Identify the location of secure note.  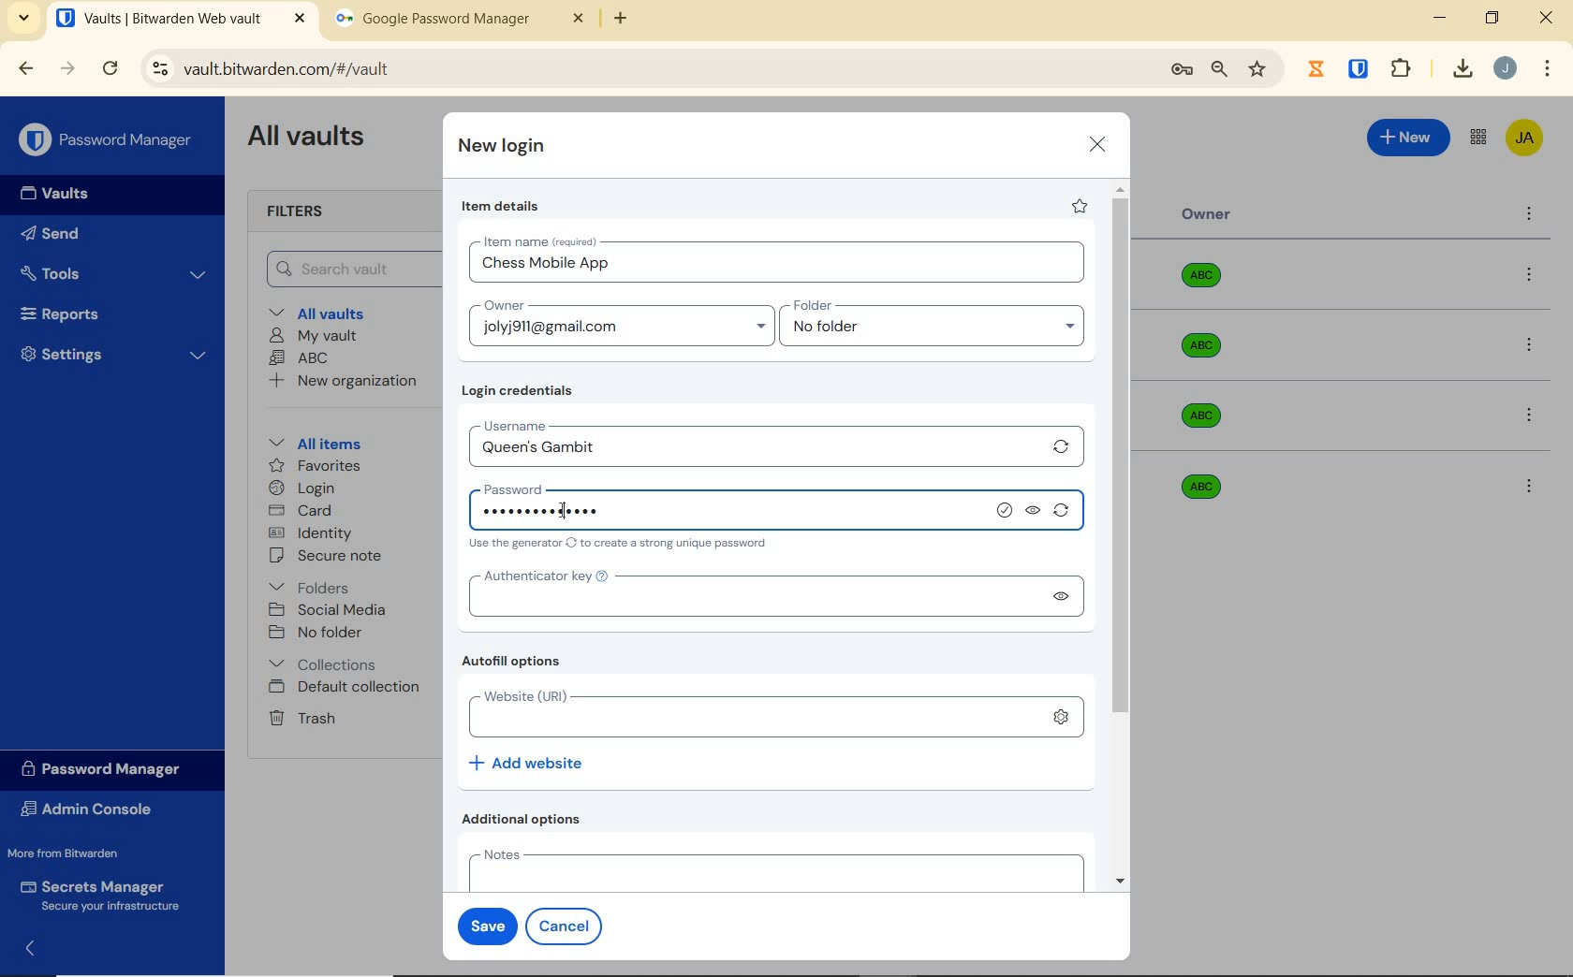
(331, 556).